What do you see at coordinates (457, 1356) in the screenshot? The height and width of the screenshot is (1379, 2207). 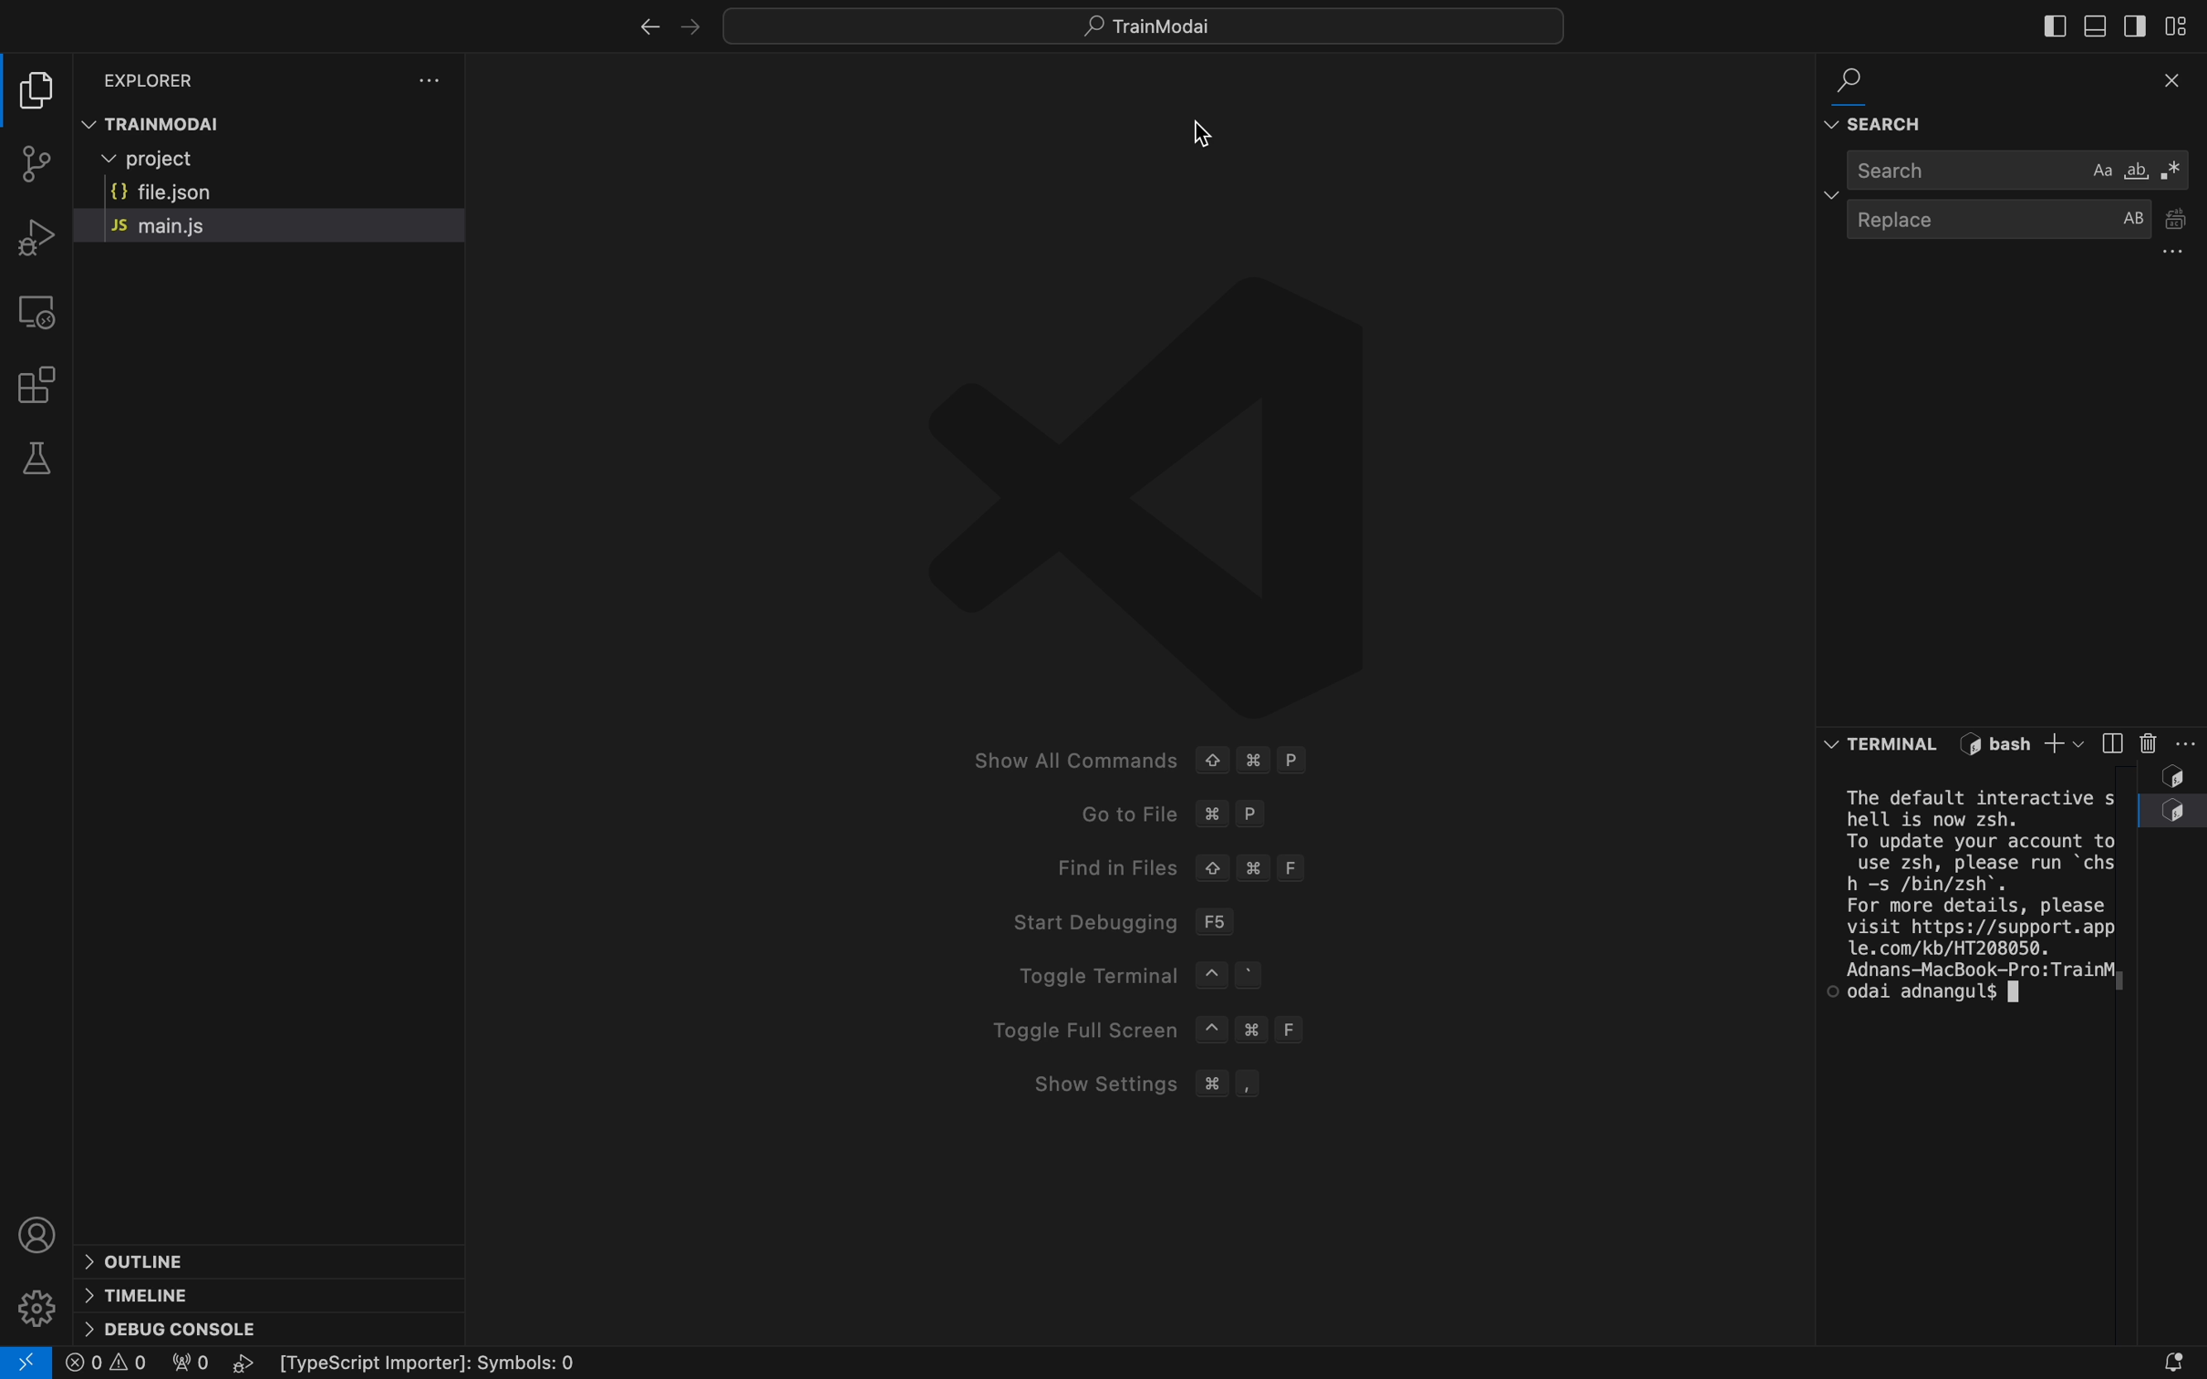 I see `` at bounding box center [457, 1356].